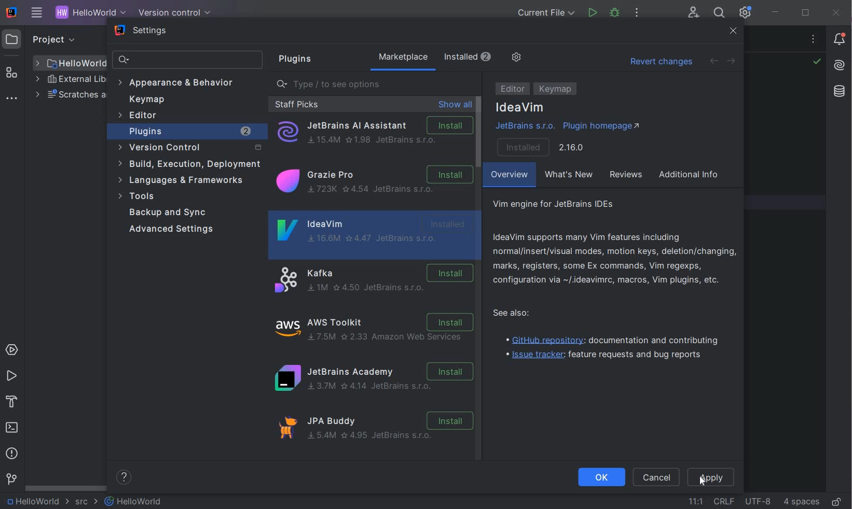 The height and width of the screenshot is (509, 852). What do you see at coordinates (10, 13) in the screenshot?
I see `SYSTEM NAME` at bounding box center [10, 13].